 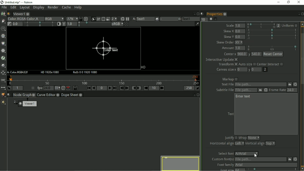 I want to click on Skew X, so click(x=229, y=31).